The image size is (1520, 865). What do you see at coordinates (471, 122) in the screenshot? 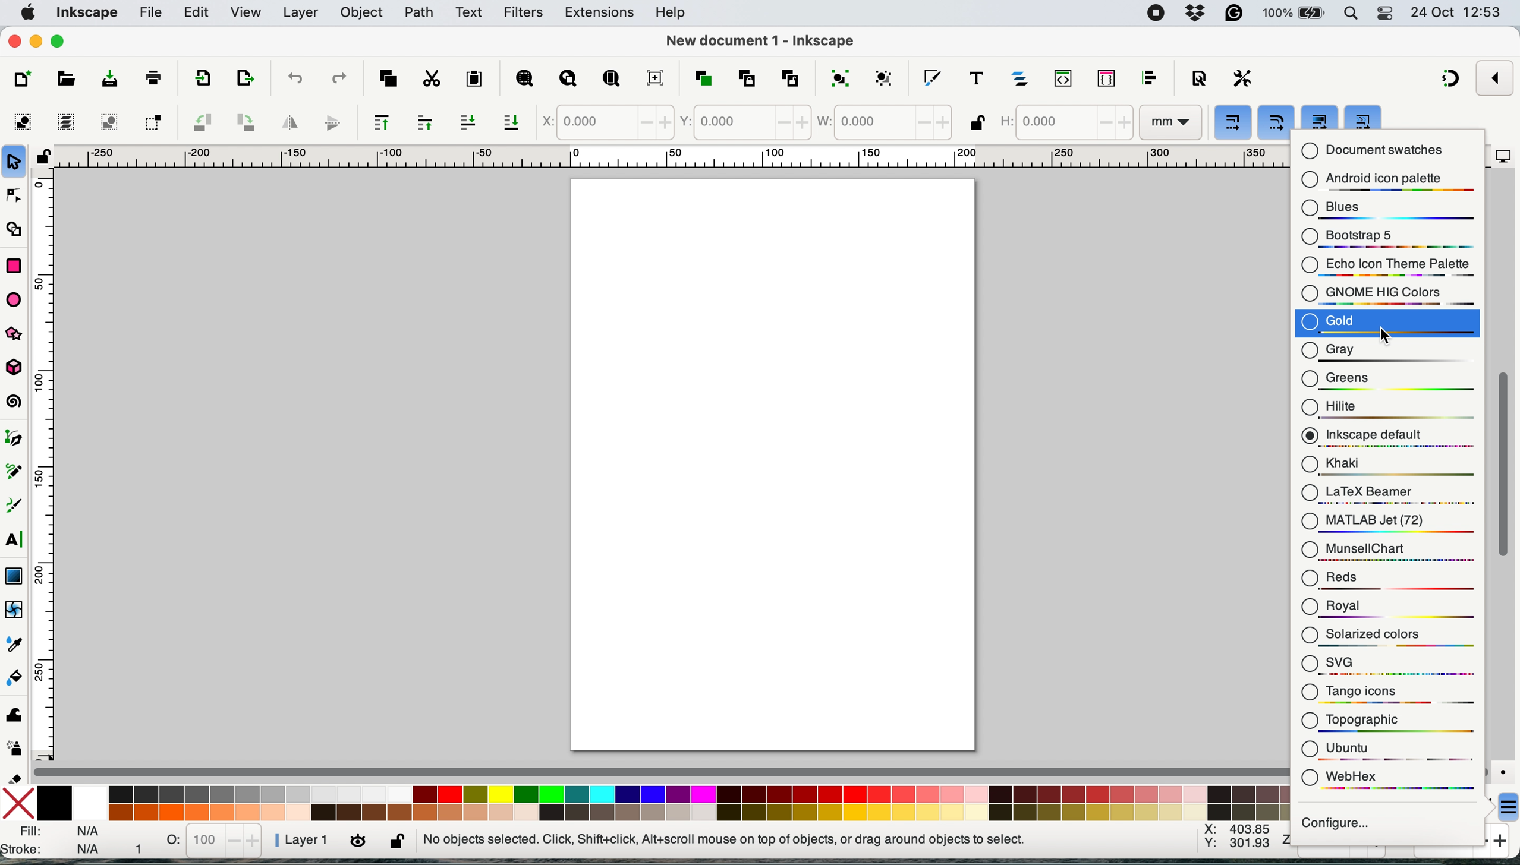
I see `lower selection one step` at bounding box center [471, 122].